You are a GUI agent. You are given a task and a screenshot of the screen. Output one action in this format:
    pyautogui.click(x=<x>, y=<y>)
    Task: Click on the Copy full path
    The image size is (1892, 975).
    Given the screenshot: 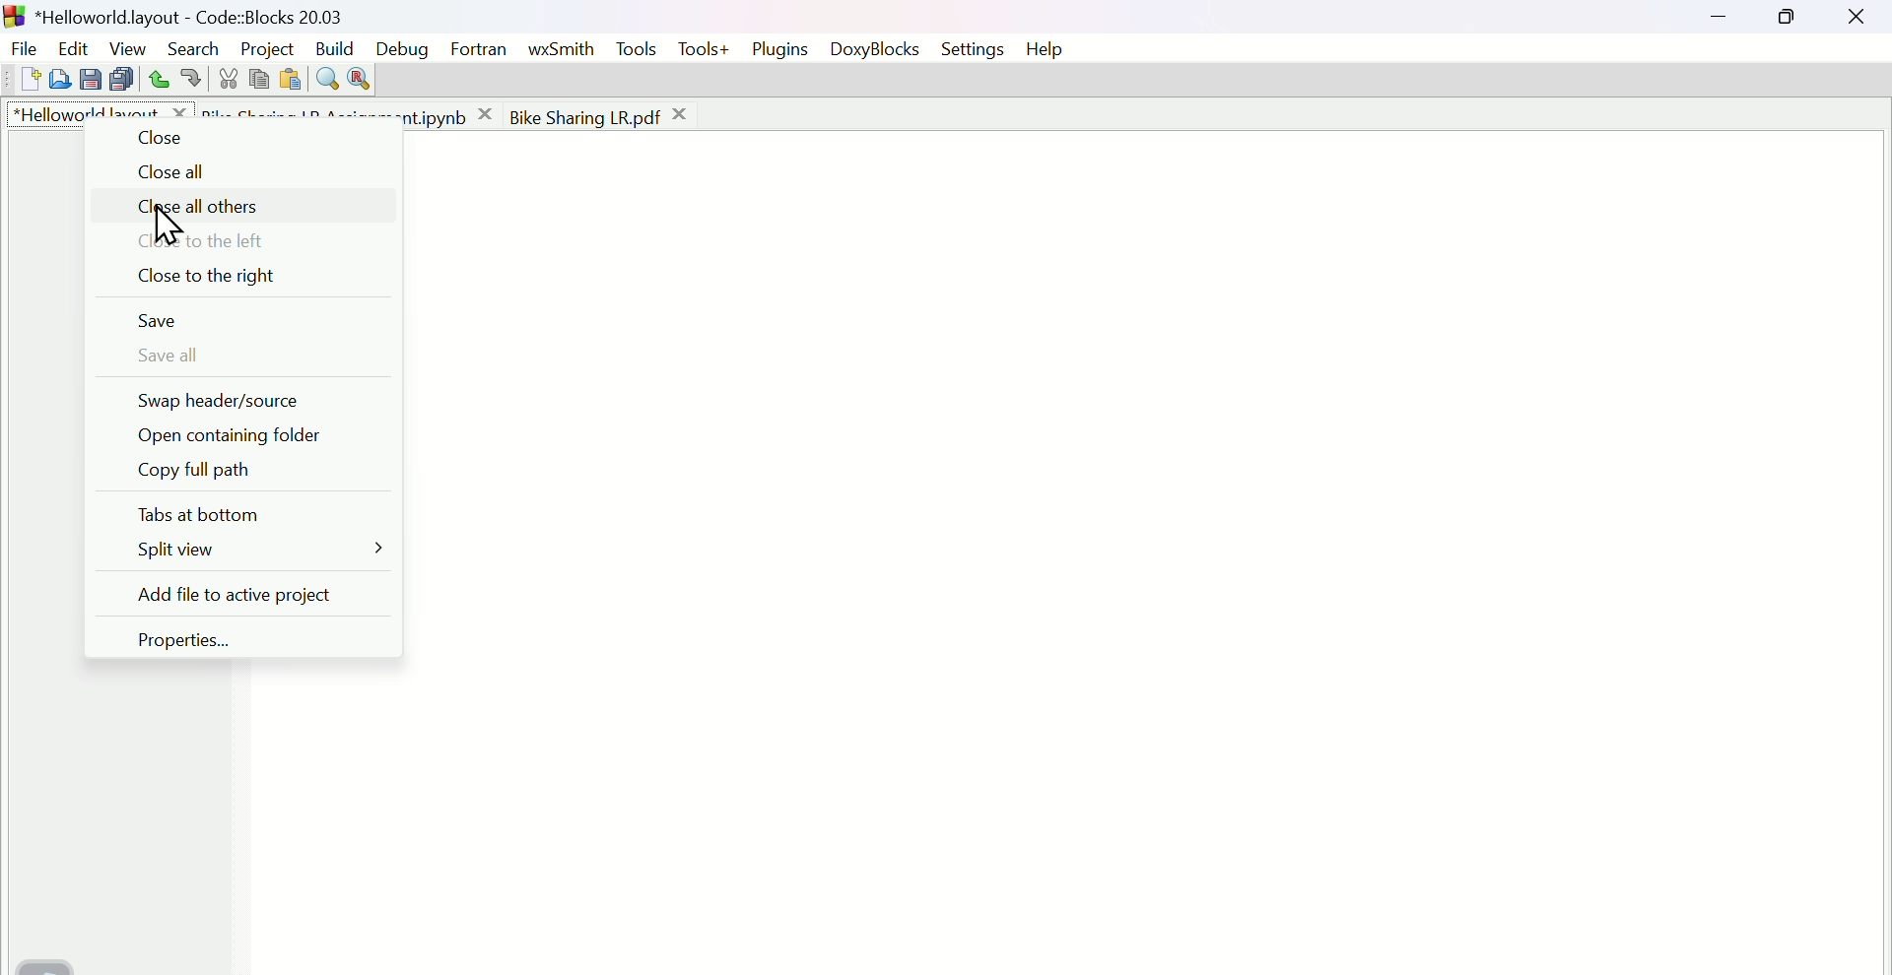 What is the action you would take?
    pyautogui.click(x=216, y=474)
    